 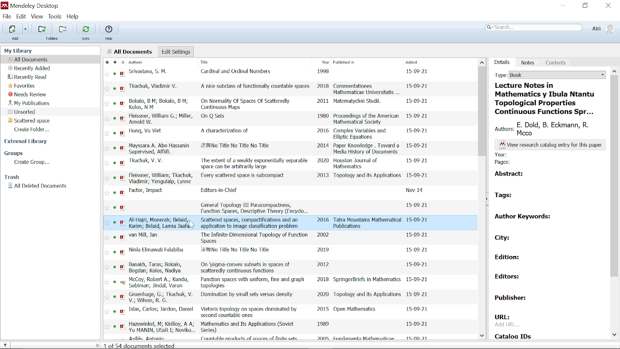 I want to click on Needs review, so click(x=28, y=95).